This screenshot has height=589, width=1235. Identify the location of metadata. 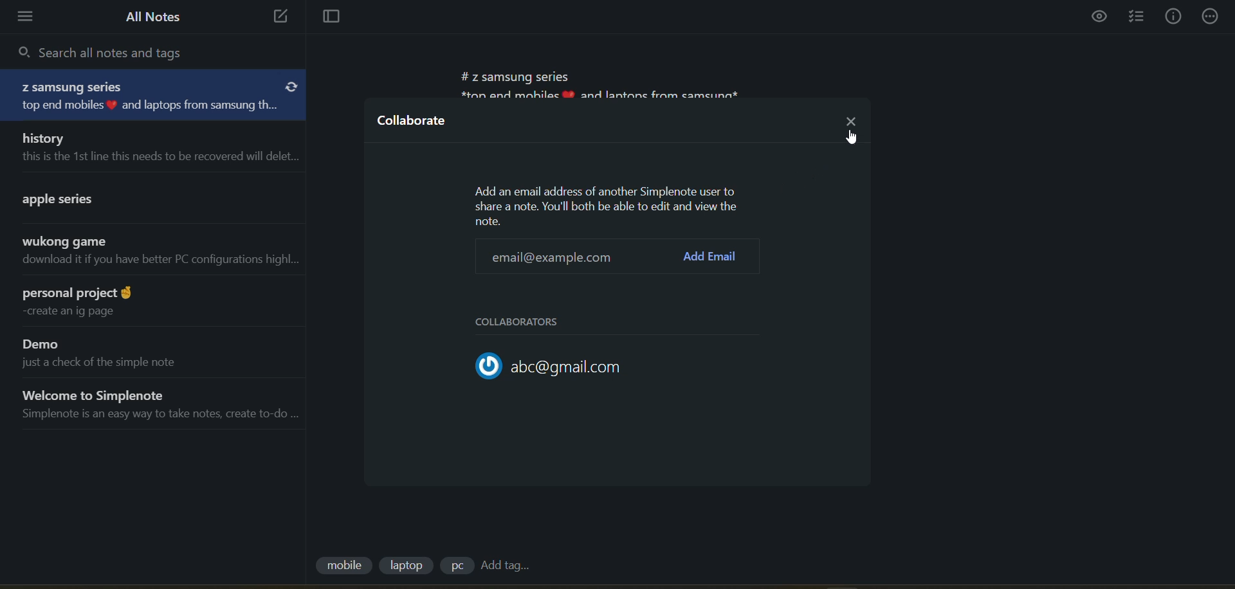
(609, 205).